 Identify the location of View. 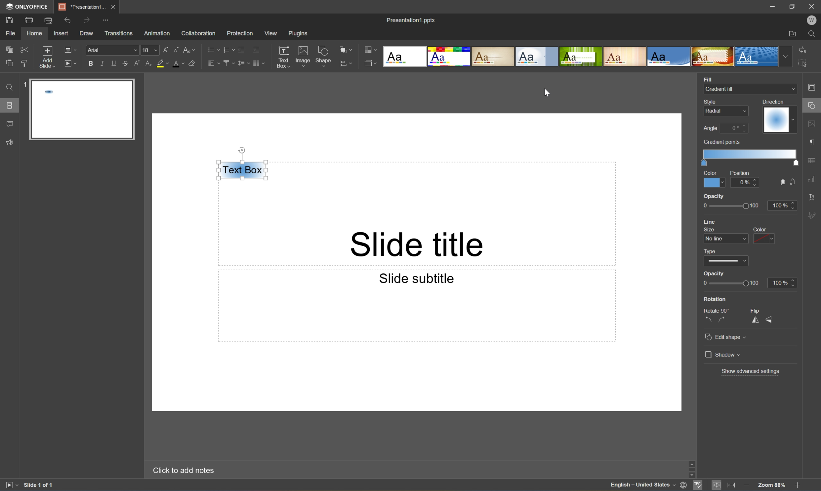
(270, 33).